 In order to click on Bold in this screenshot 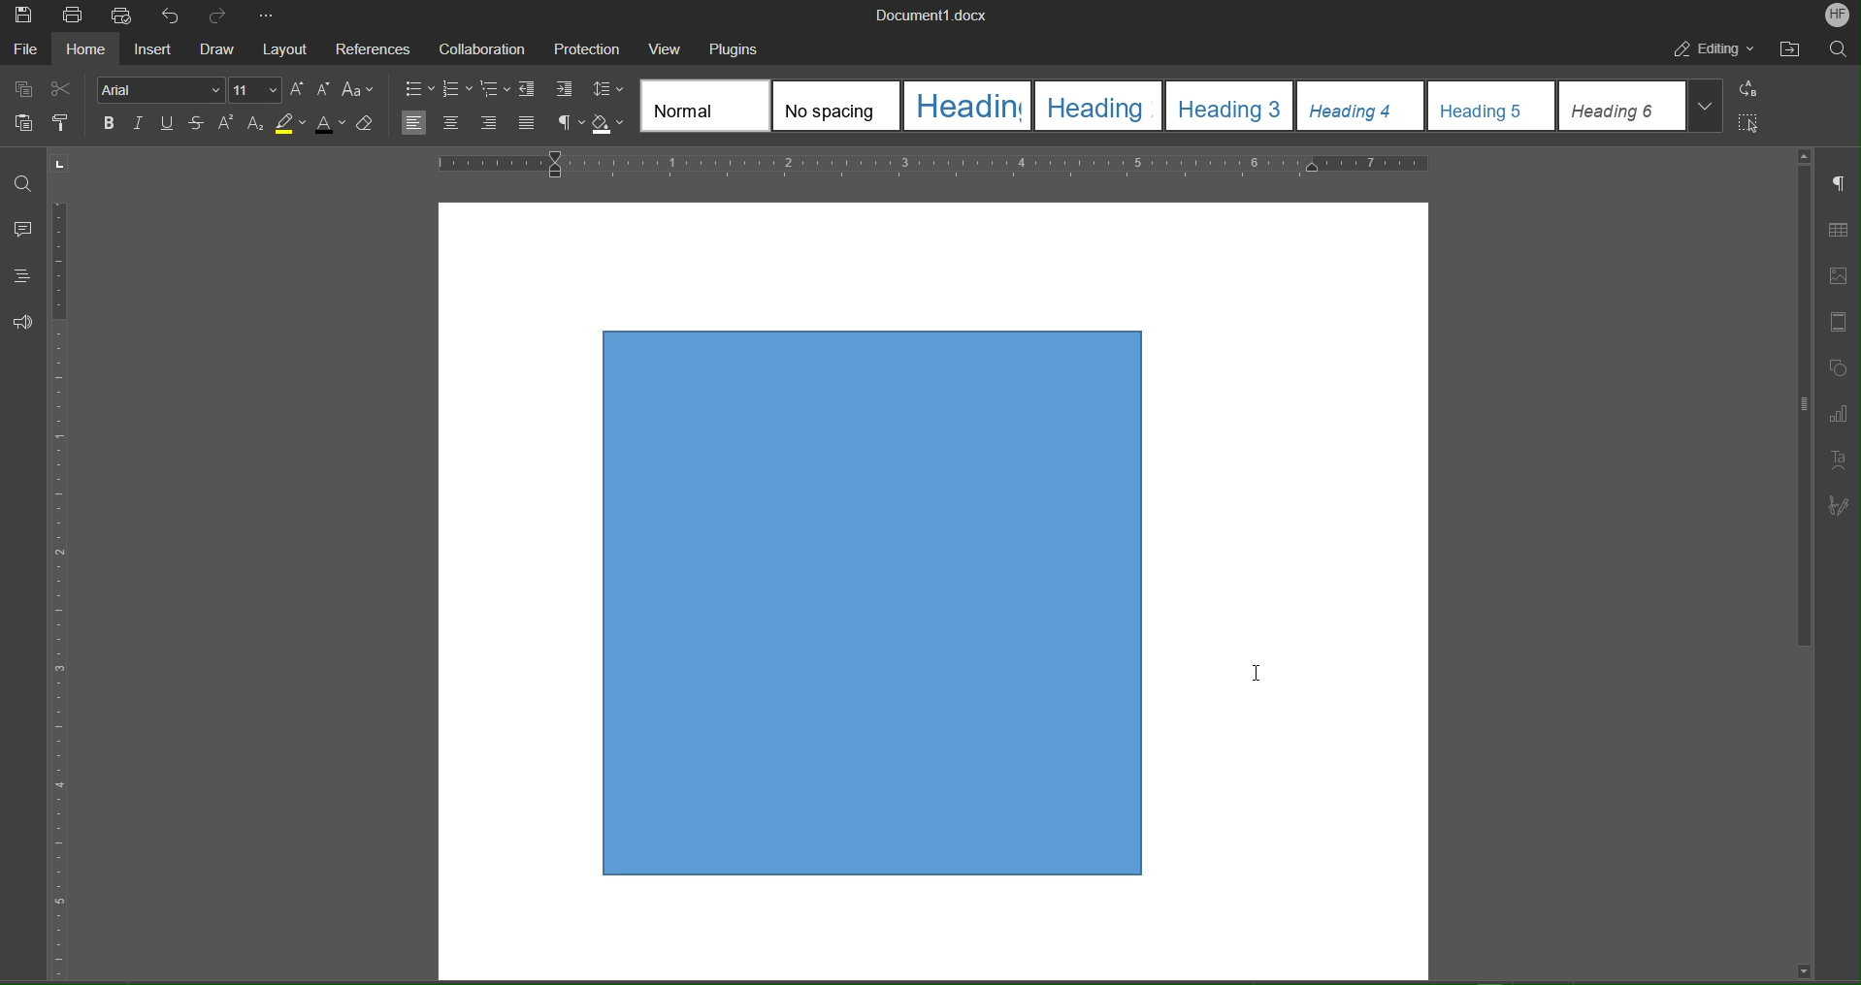, I will do `click(109, 123)`.